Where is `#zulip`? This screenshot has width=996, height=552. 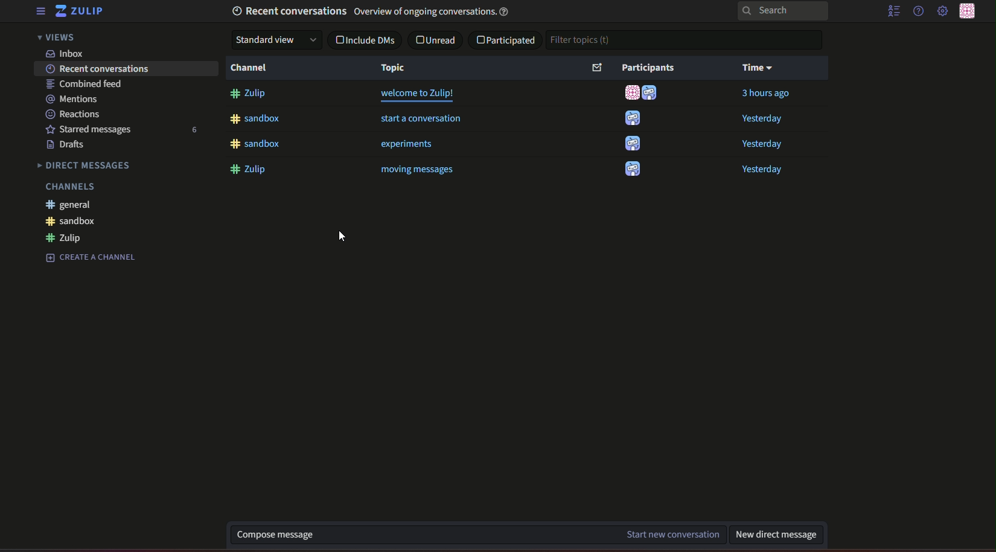 #zulip is located at coordinates (71, 238).